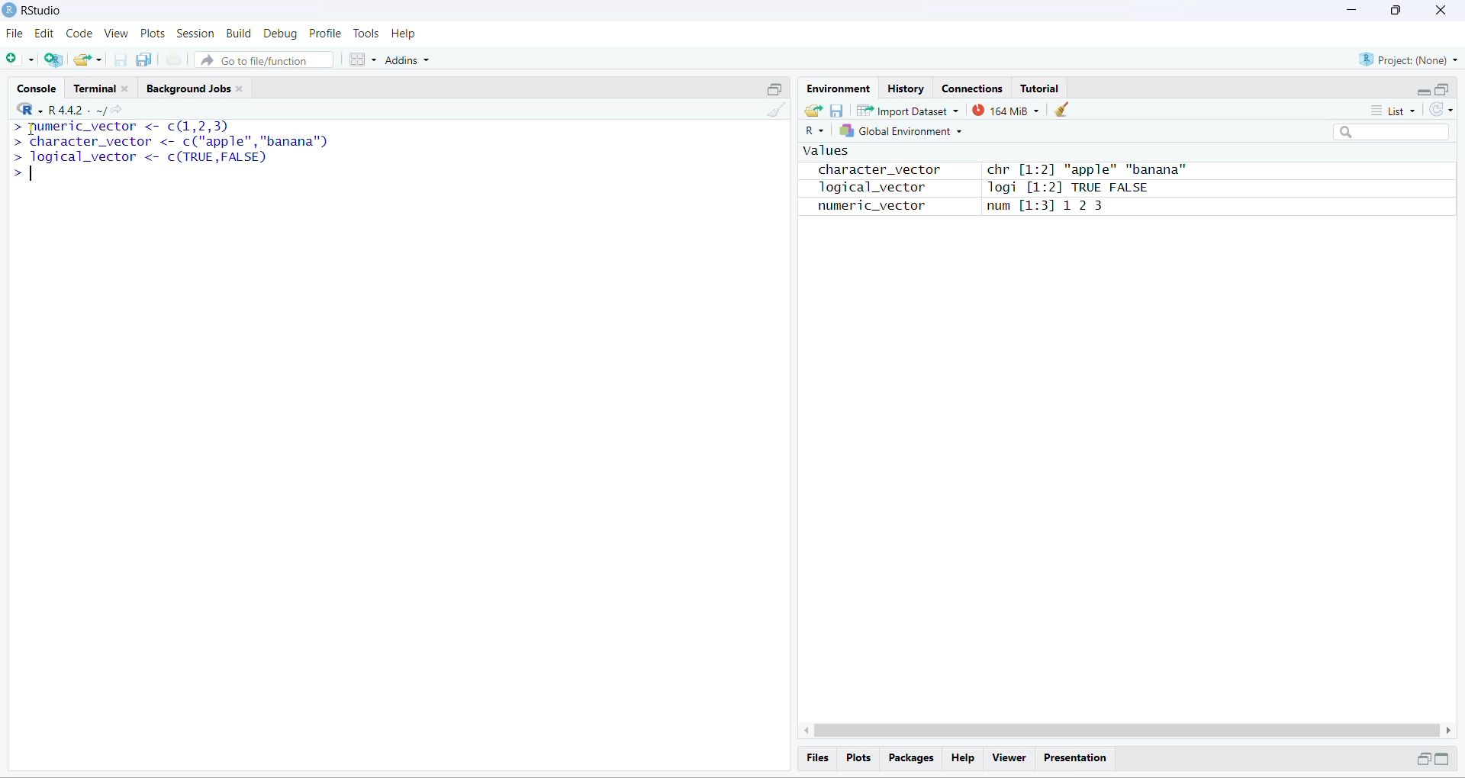 The height and width of the screenshot is (778, 1465). I want to click on Project: (None), so click(1410, 59).